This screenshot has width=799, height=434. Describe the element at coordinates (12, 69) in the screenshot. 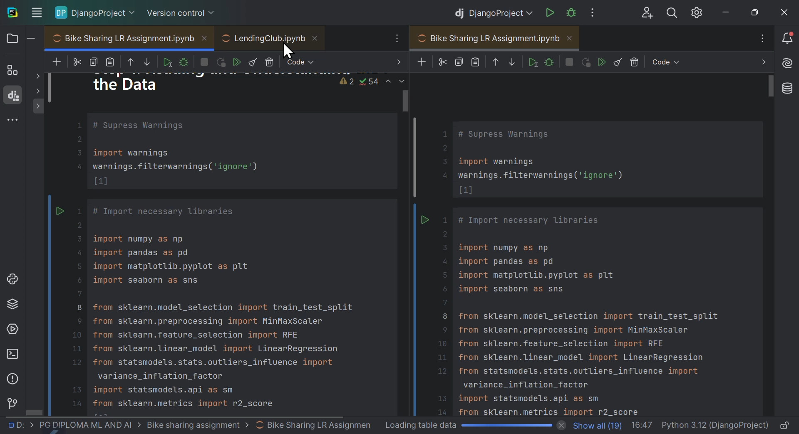

I see `structure` at that location.